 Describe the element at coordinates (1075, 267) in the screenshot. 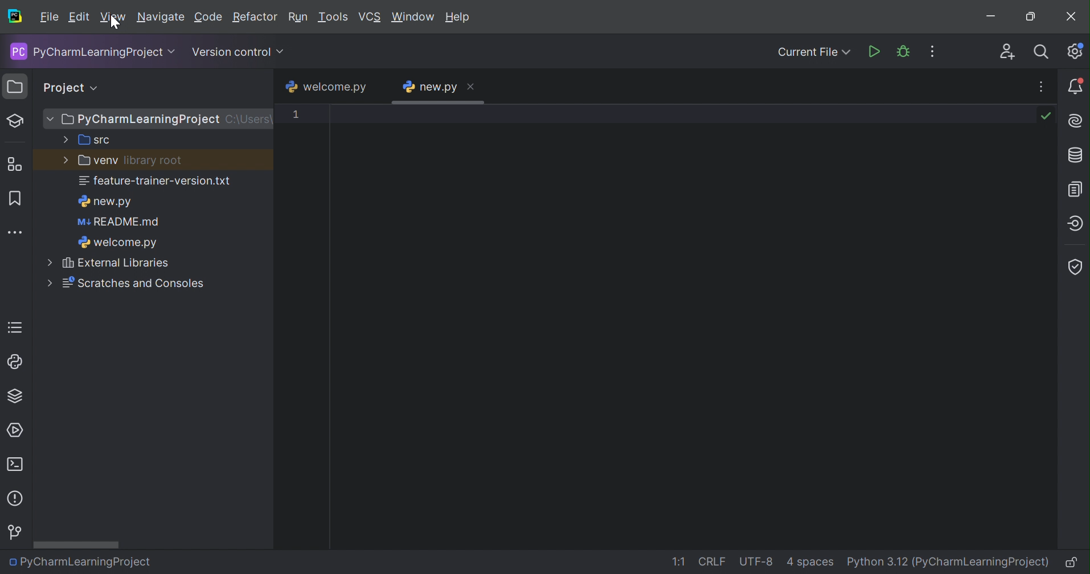

I see `Coverage` at that location.